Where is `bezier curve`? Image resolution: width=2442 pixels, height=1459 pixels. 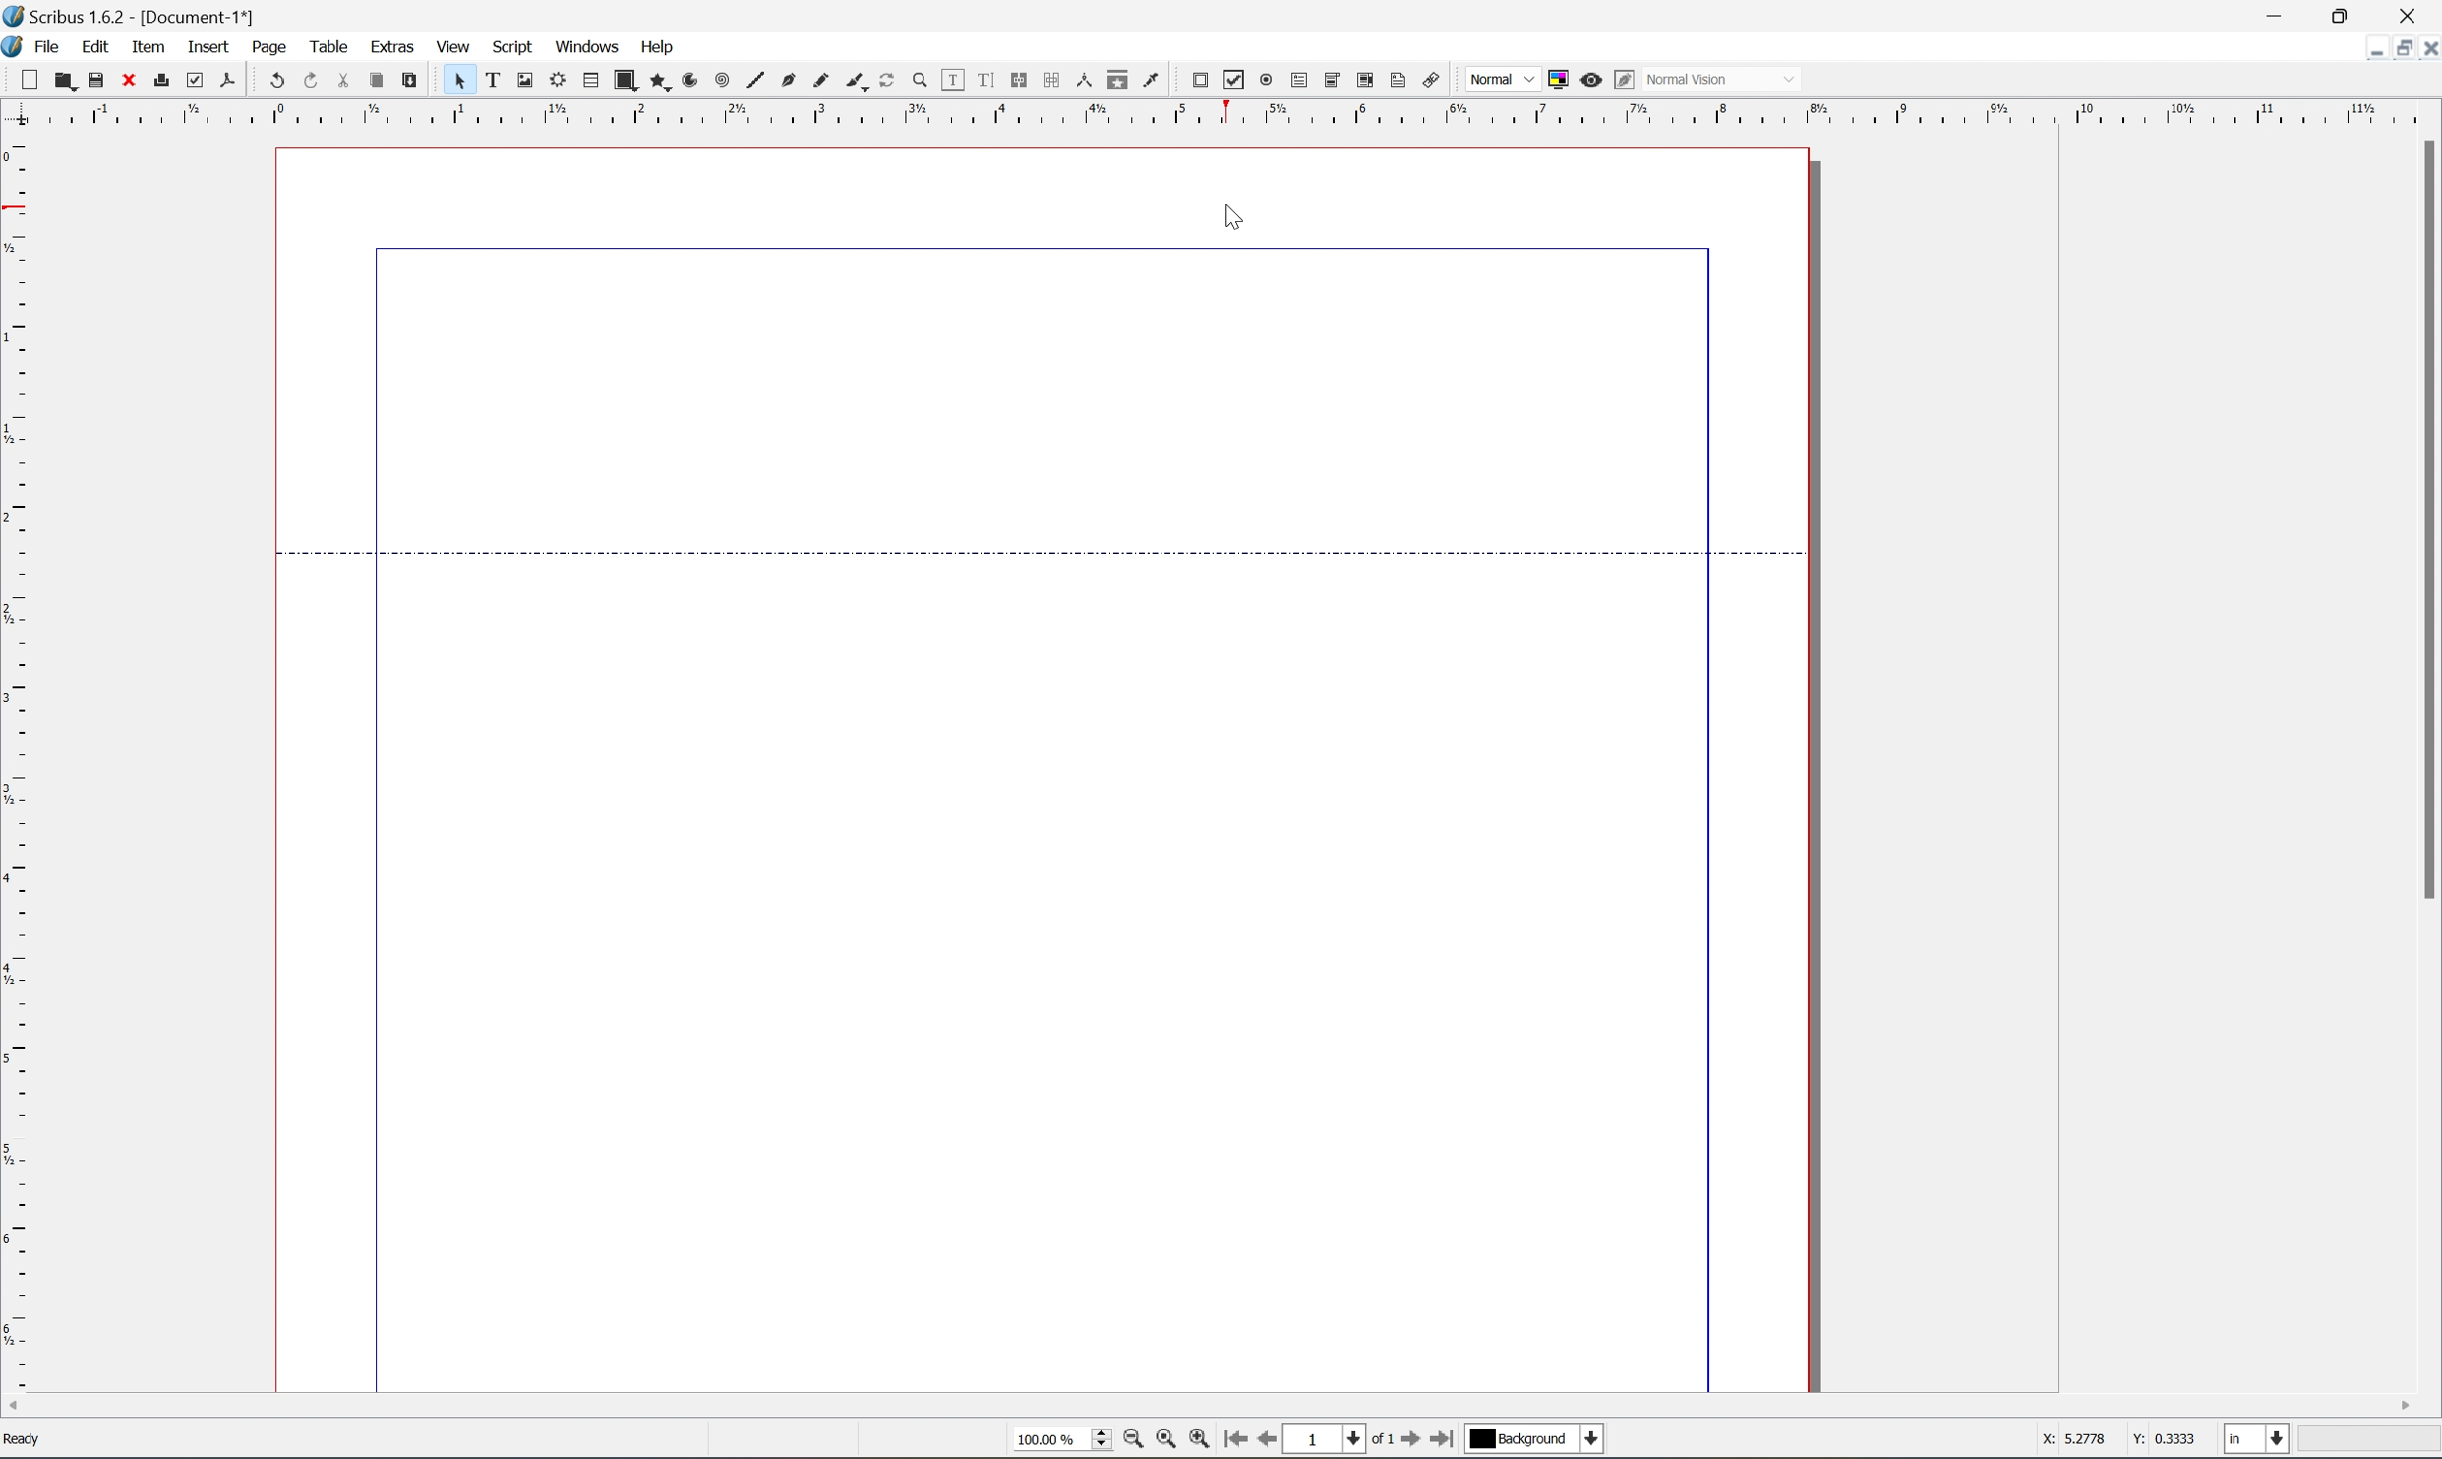
bezier curve is located at coordinates (790, 83).